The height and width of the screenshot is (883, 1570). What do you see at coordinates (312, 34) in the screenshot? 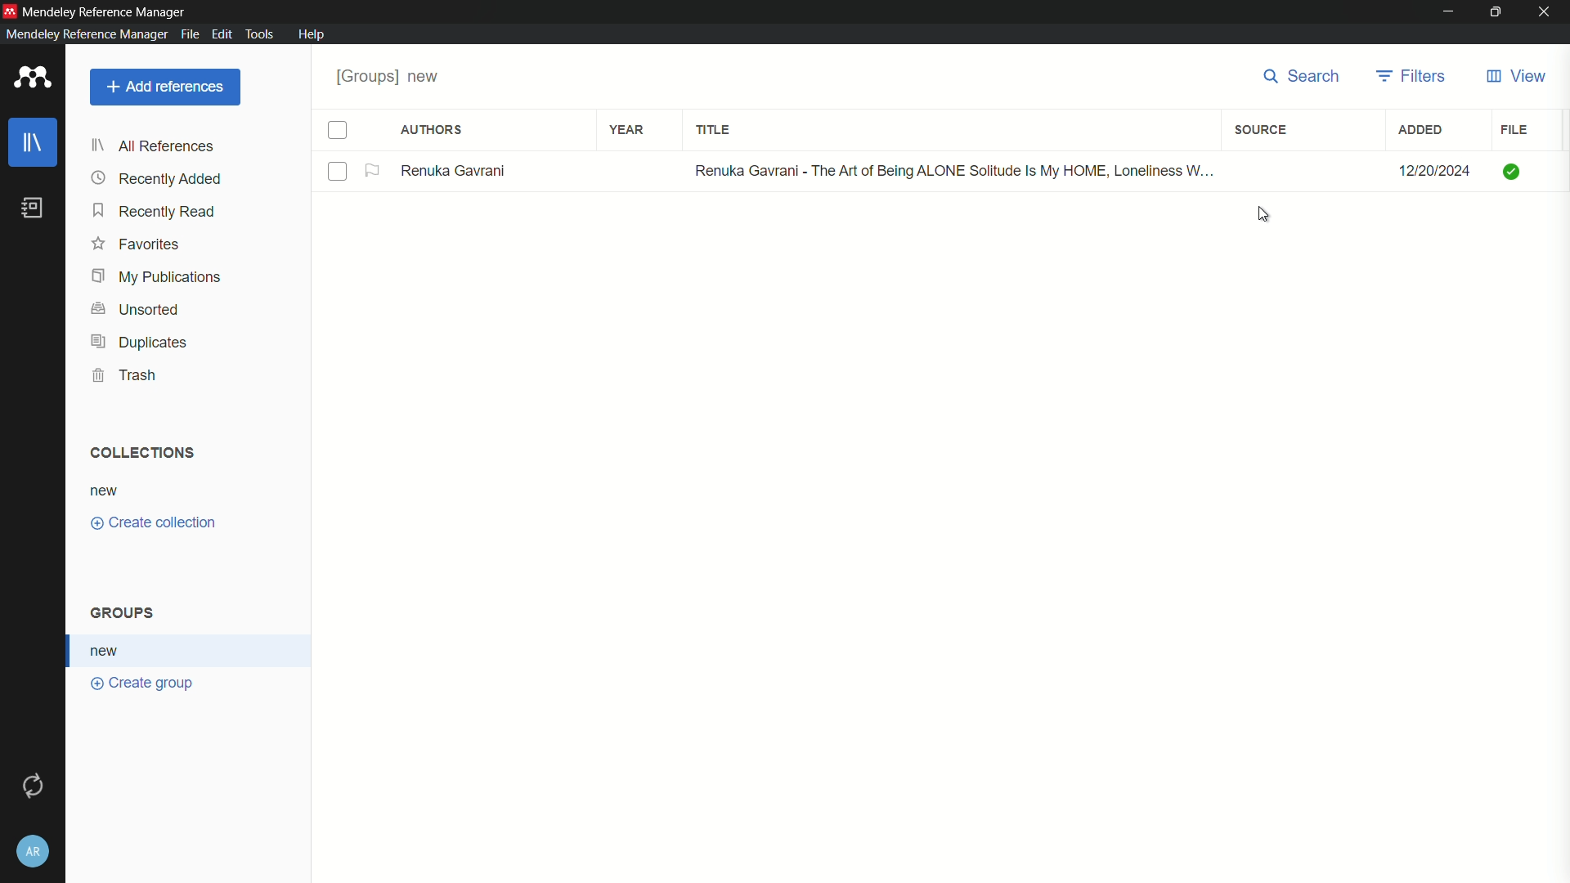
I see `help` at bounding box center [312, 34].